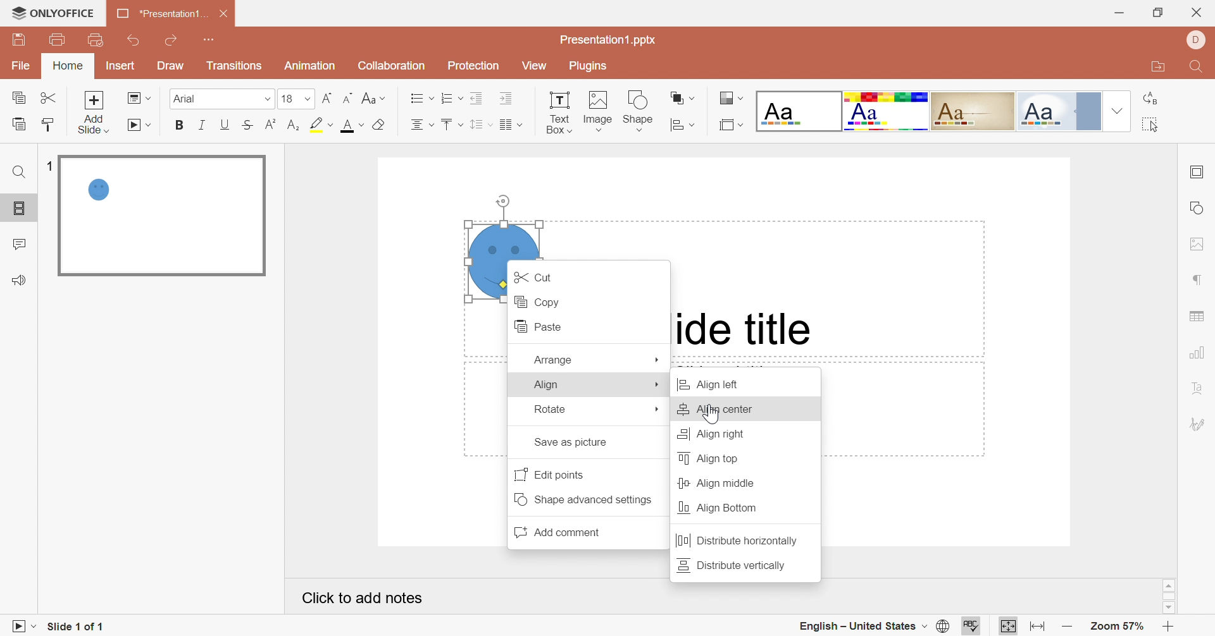  What do you see at coordinates (161, 216) in the screenshot?
I see `Slide 1` at bounding box center [161, 216].